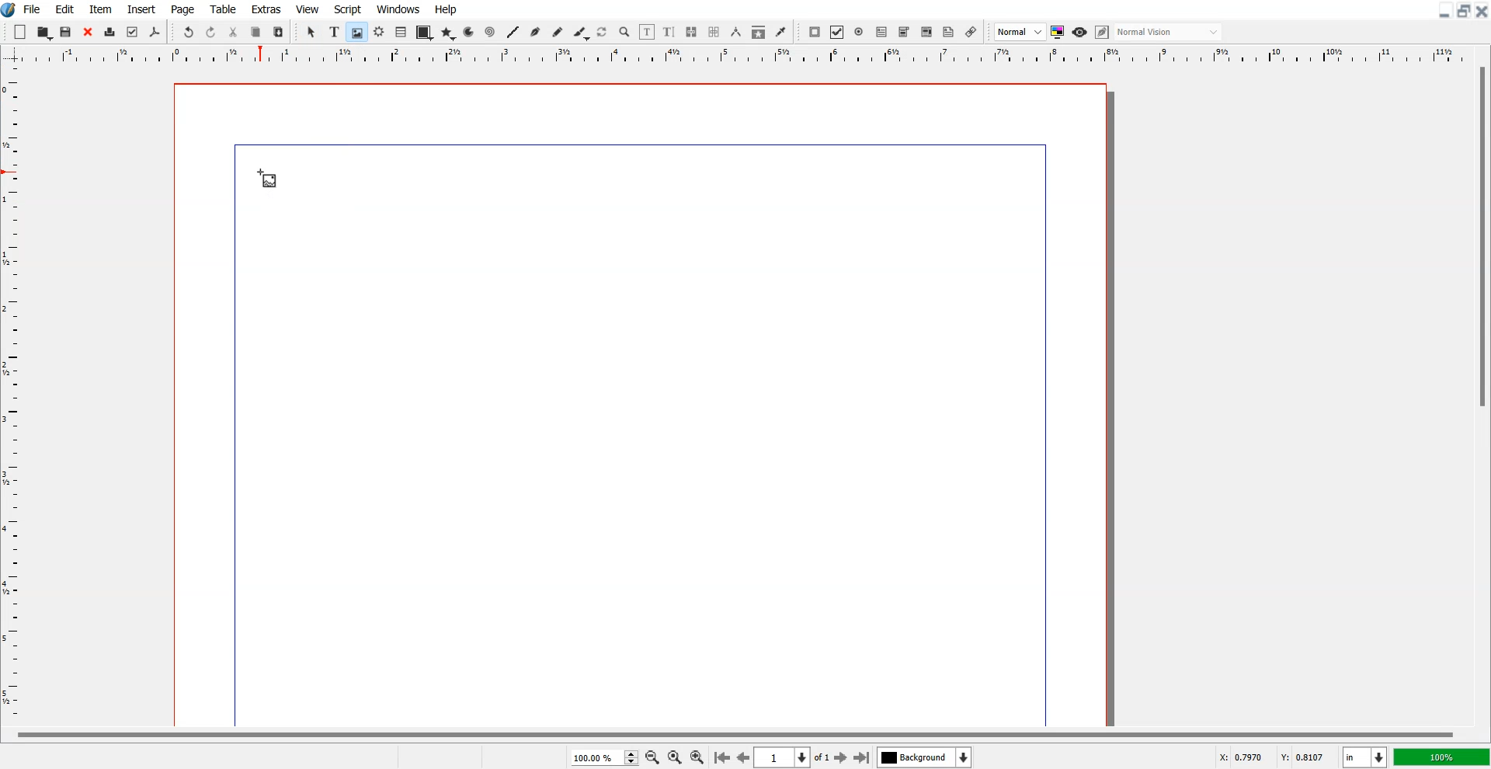 This screenshot has width=1491, height=769. I want to click on Save As PDF, so click(155, 33).